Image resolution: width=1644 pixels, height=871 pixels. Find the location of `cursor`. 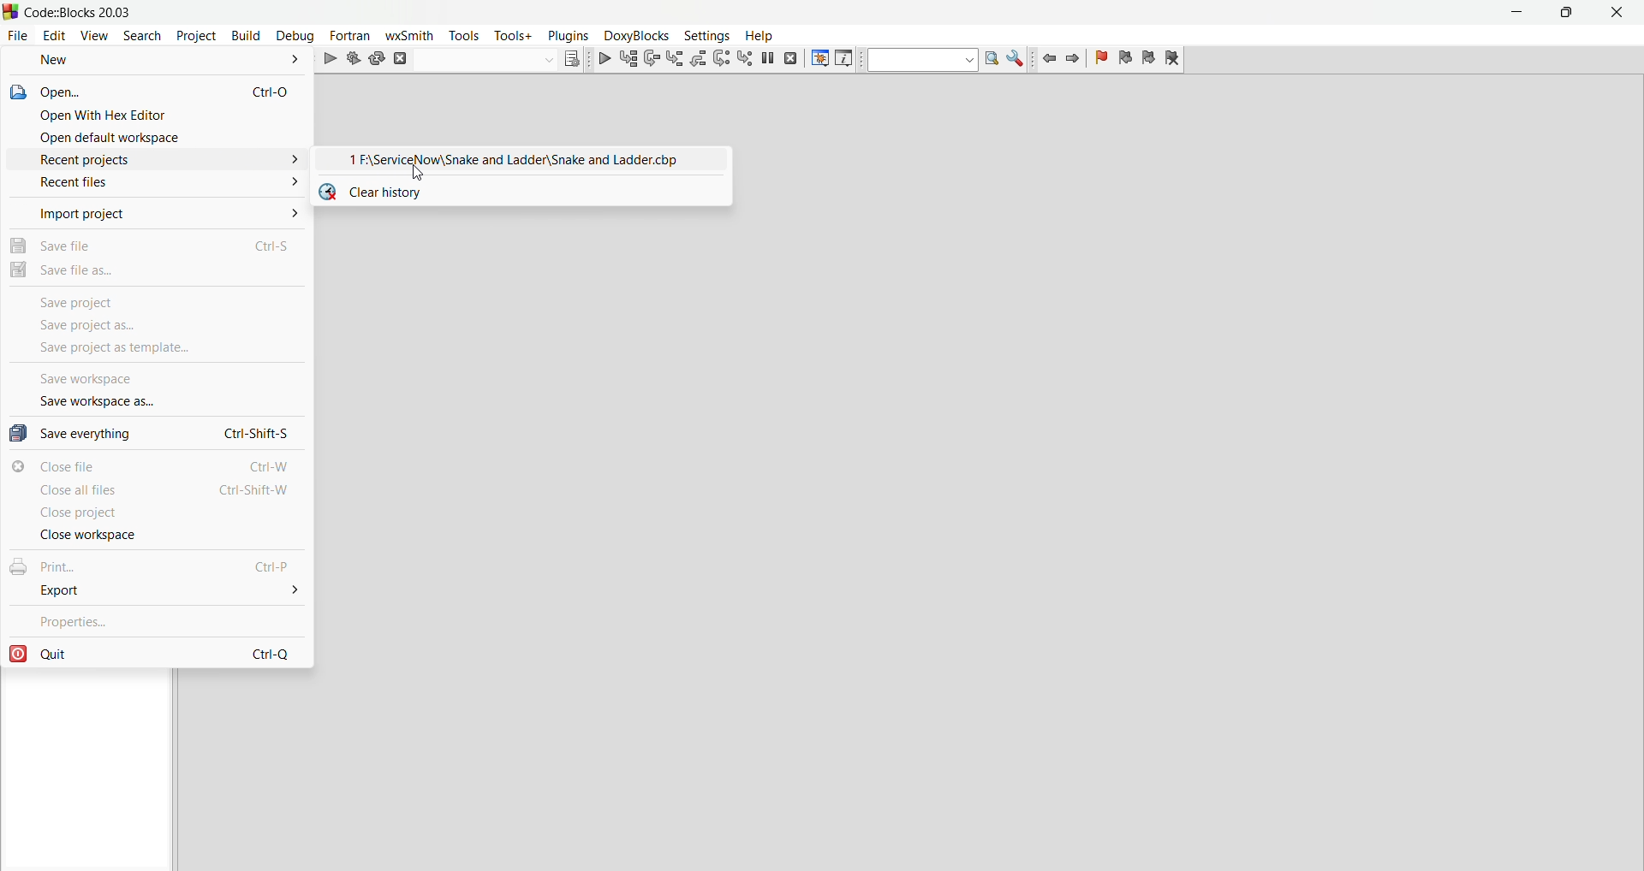

cursor is located at coordinates (422, 172).